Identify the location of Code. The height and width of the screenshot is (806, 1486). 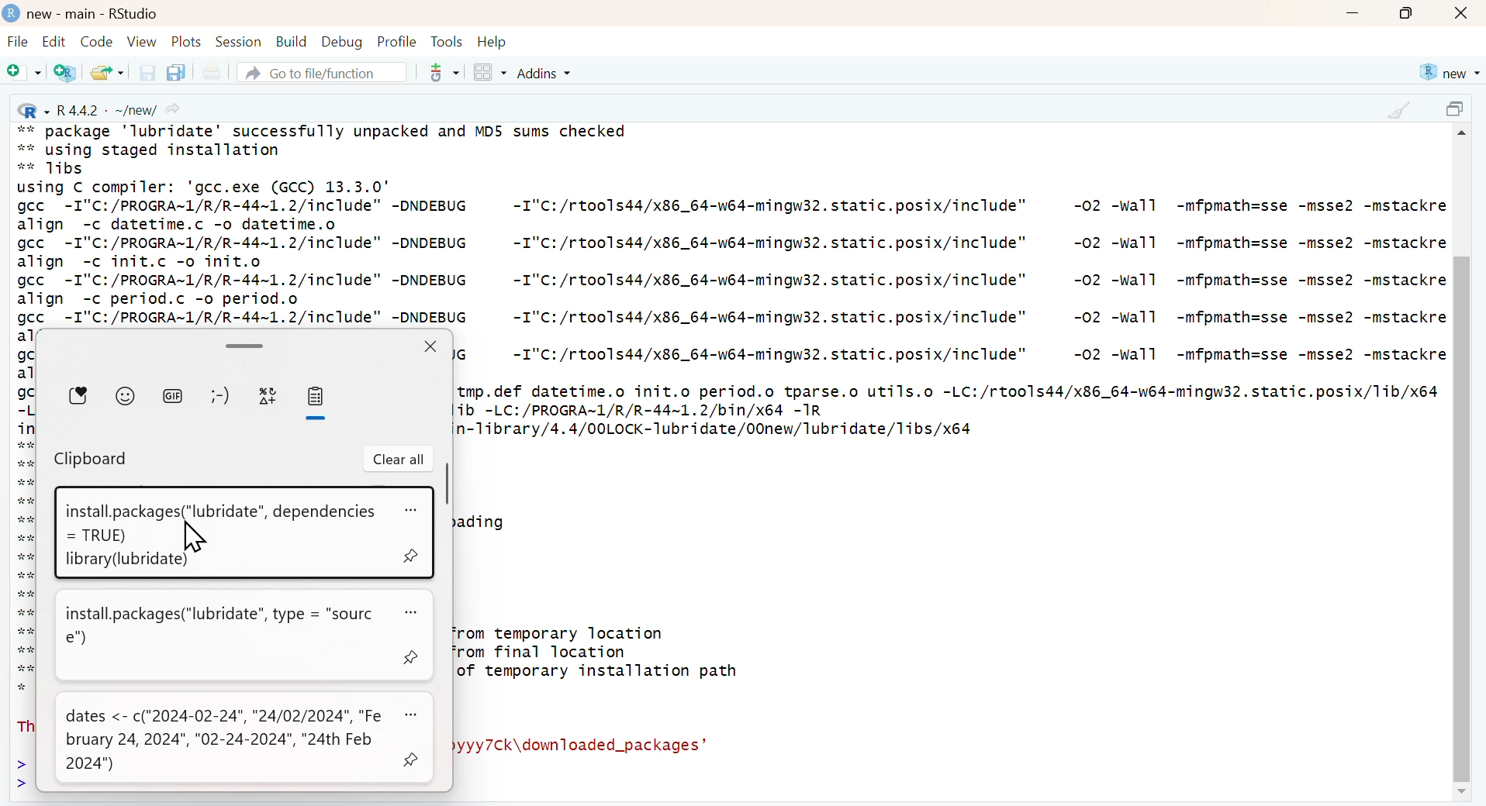
(95, 41).